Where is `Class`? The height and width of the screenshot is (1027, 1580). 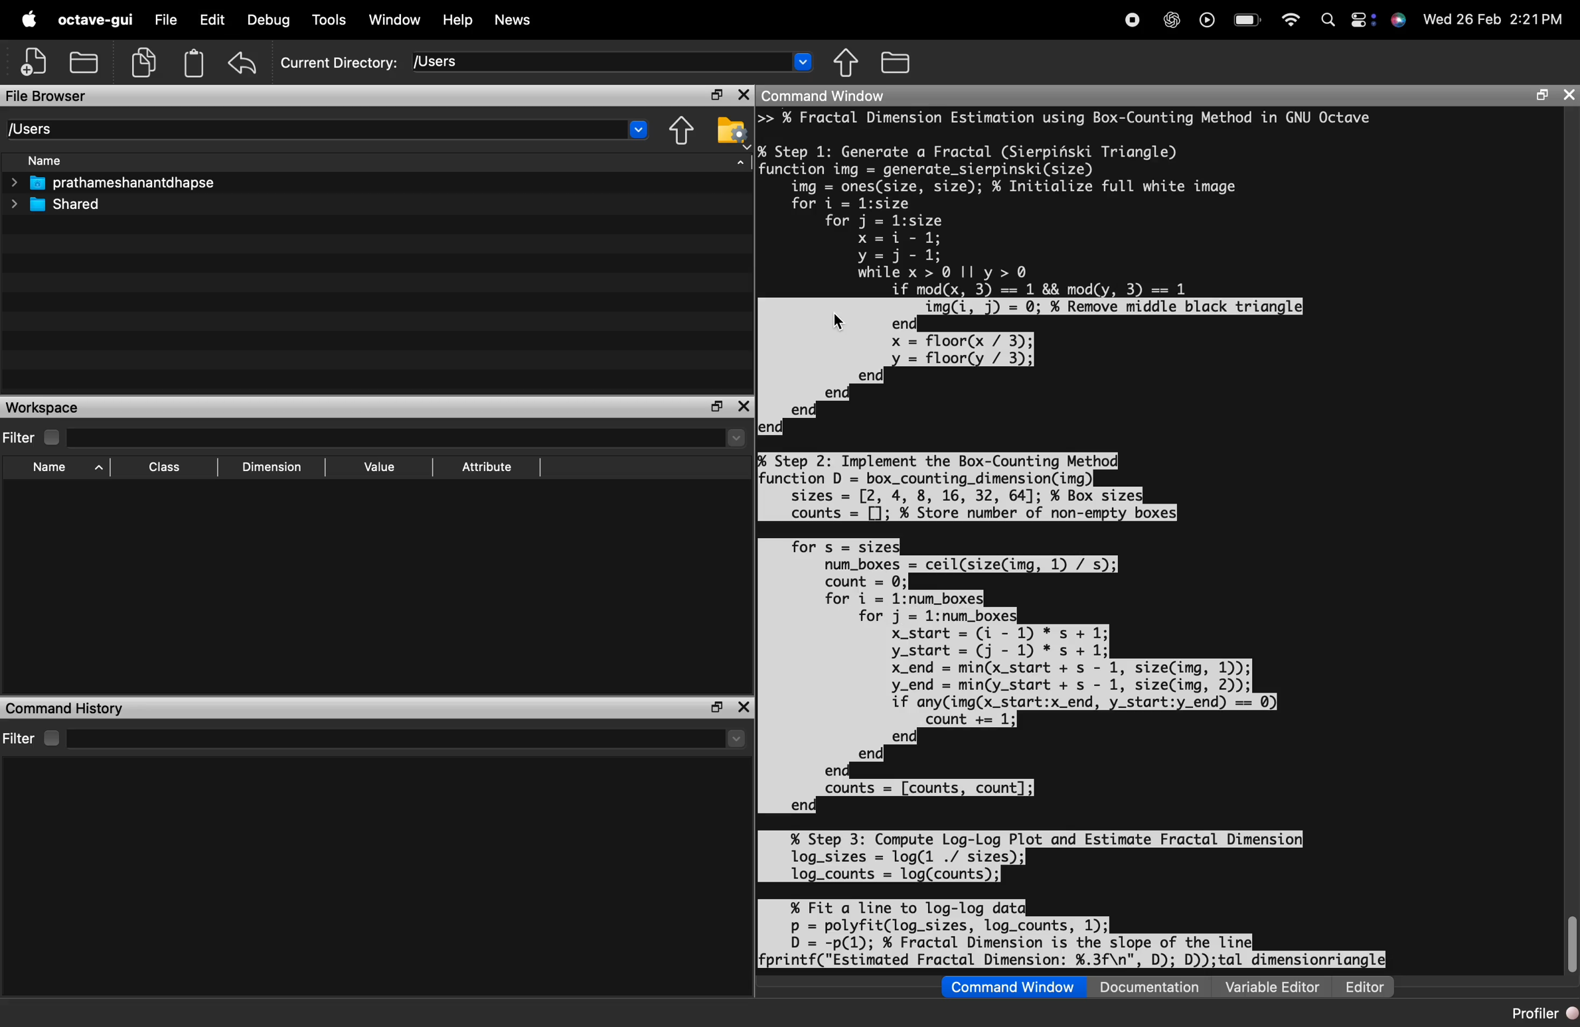
Class is located at coordinates (166, 466).